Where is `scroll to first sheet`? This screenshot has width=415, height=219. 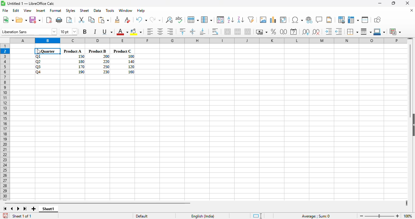
scroll to first sheet is located at coordinates (5, 209).